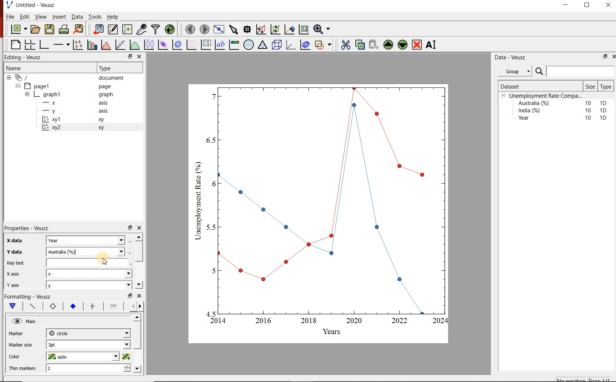 Image resolution: width=616 pixels, height=382 pixels. I want to click on scroll bar, so click(139, 250).